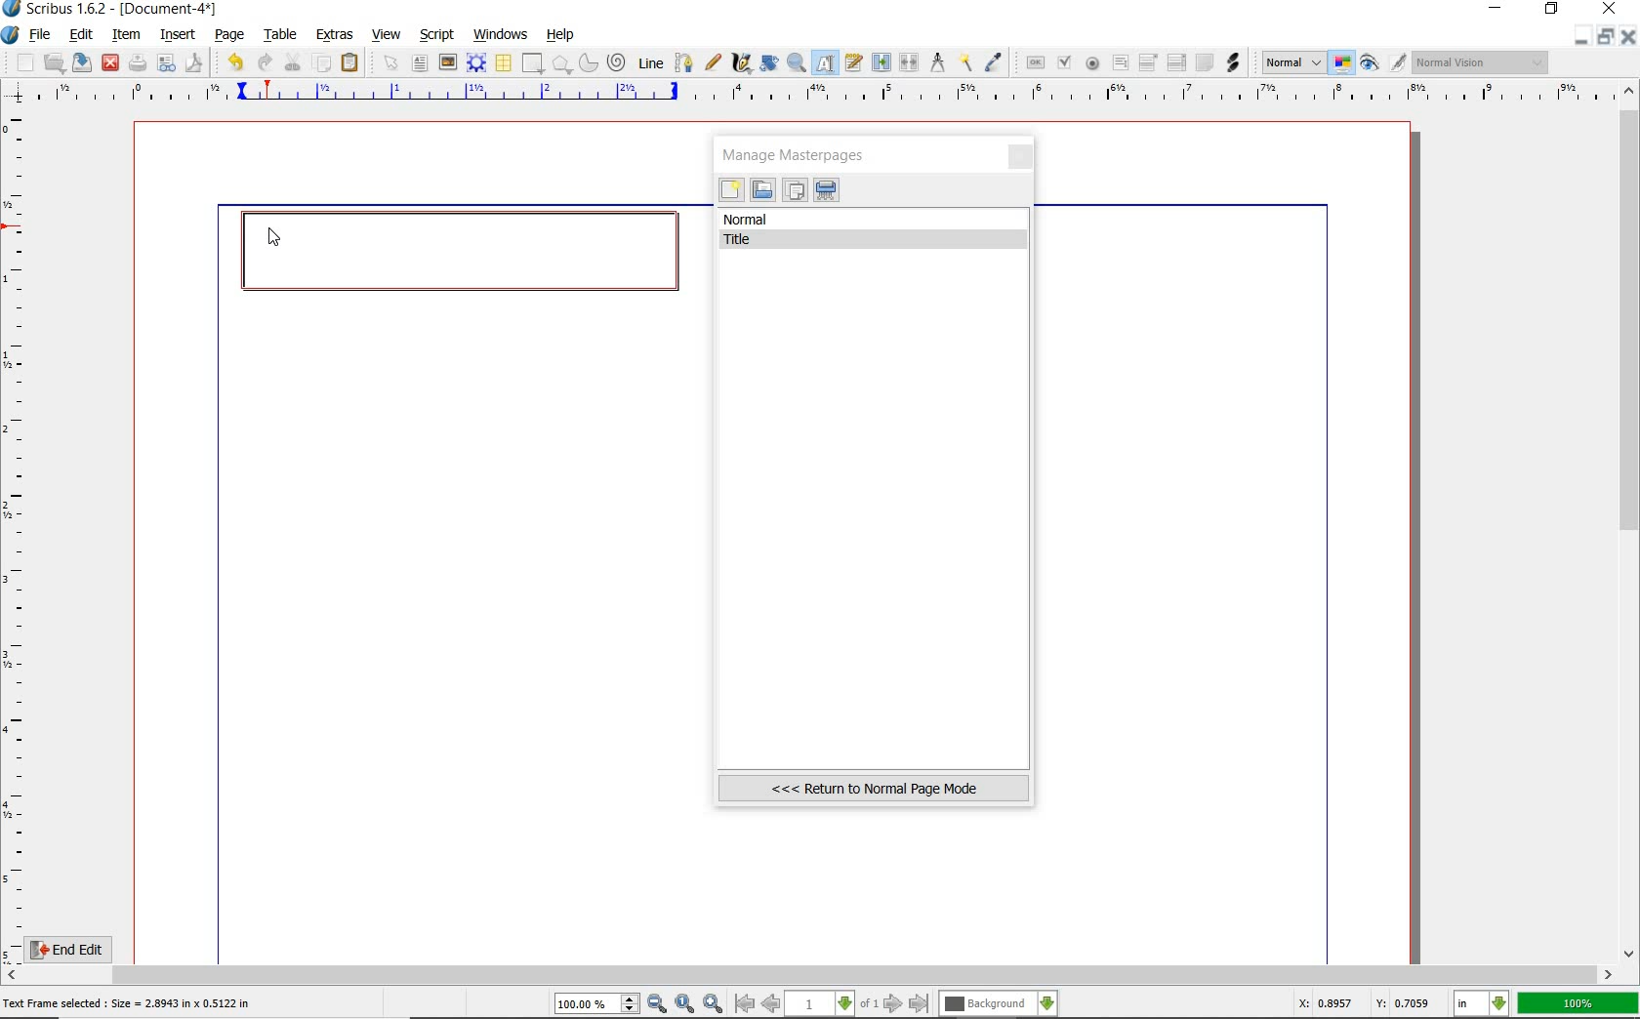 Image resolution: width=1640 pixels, height=1019 pixels. I want to click on delete the selected masterpages, so click(827, 190).